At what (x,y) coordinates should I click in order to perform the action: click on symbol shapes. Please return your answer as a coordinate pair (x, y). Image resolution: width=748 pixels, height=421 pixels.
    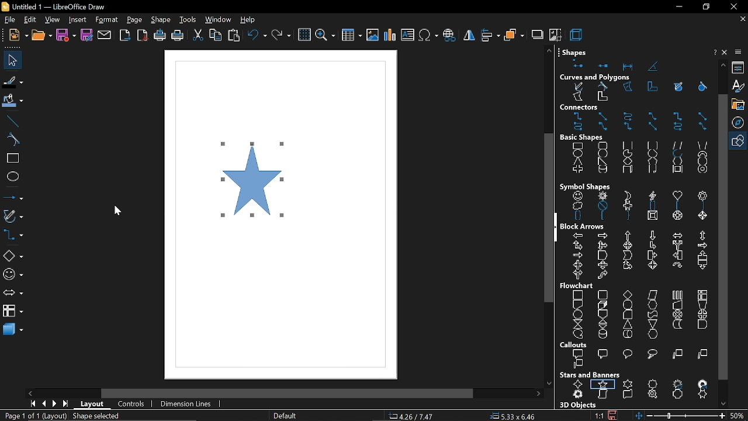
    Looking at the image, I should click on (587, 184).